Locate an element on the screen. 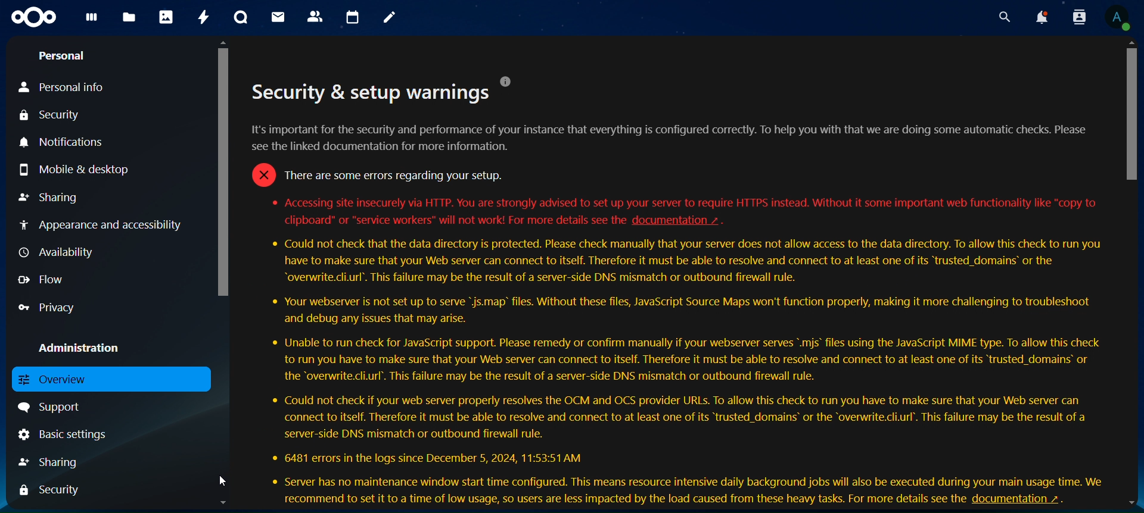 The height and width of the screenshot is (513, 1144). search contacts is located at coordinates (1075, 17).